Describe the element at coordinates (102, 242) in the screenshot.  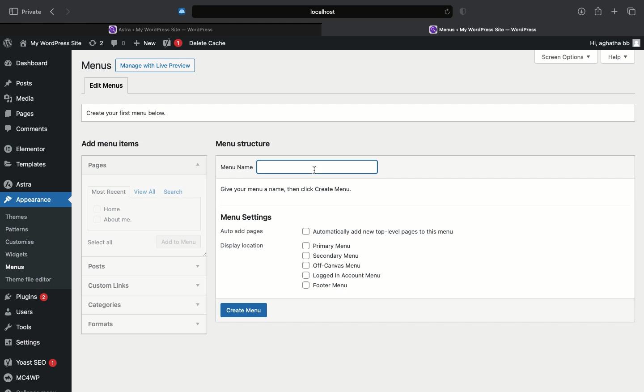
I see `Select all` at that location.